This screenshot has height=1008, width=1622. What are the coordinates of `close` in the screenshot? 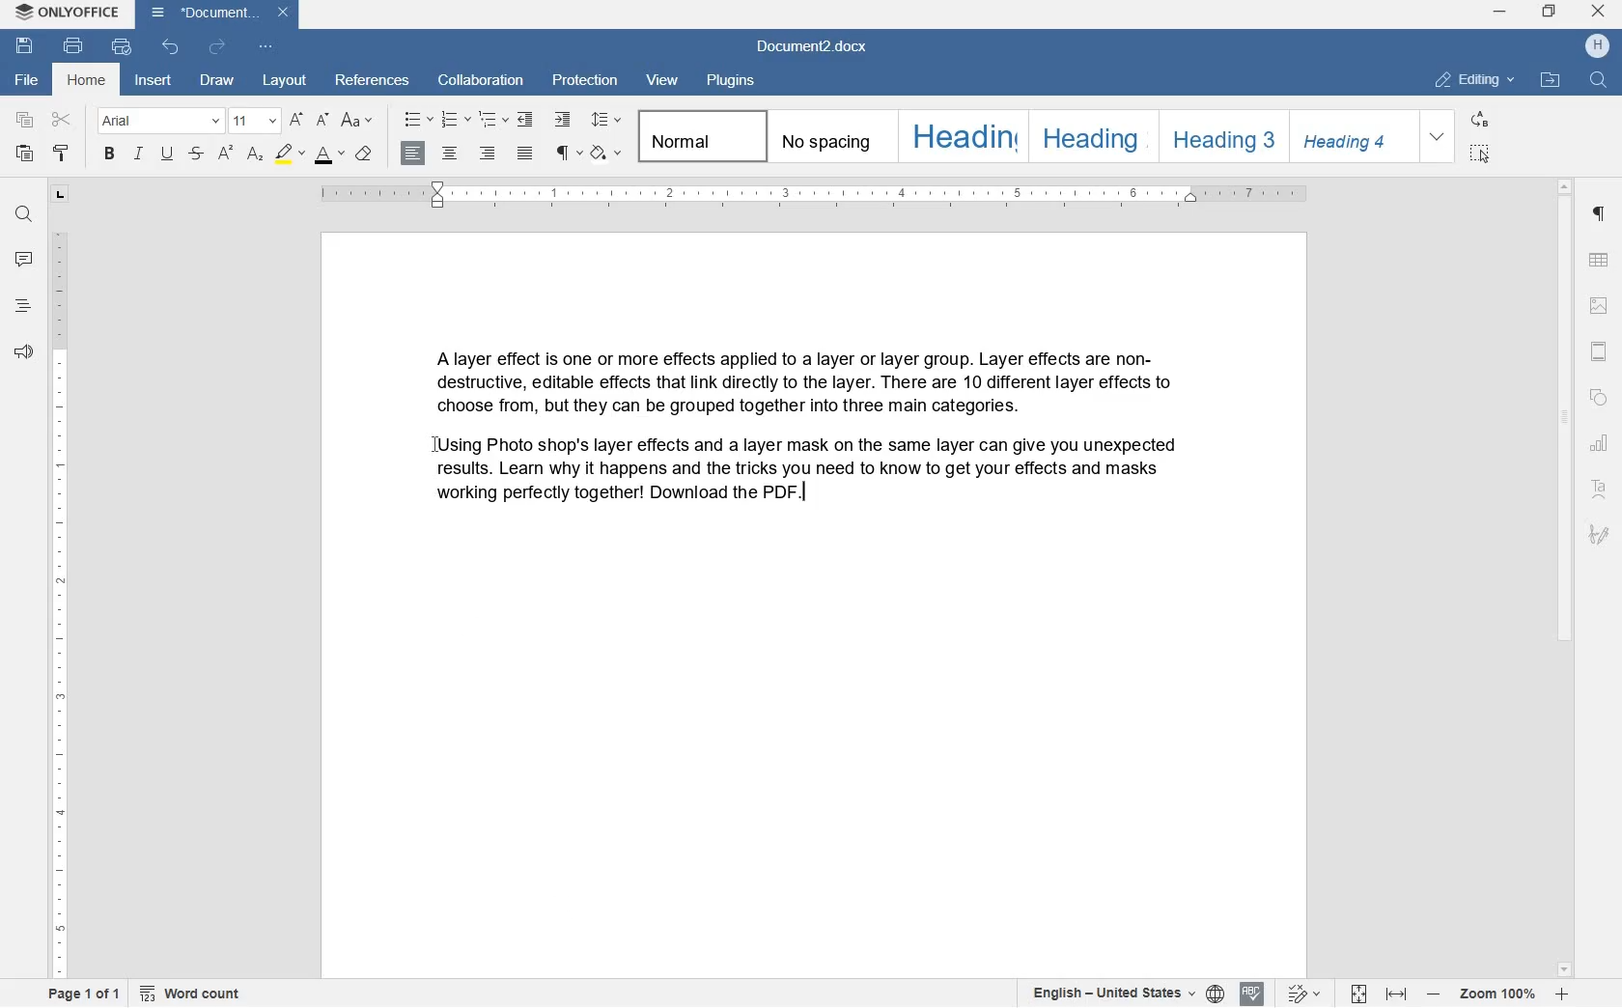 It's located at (1600, 13).